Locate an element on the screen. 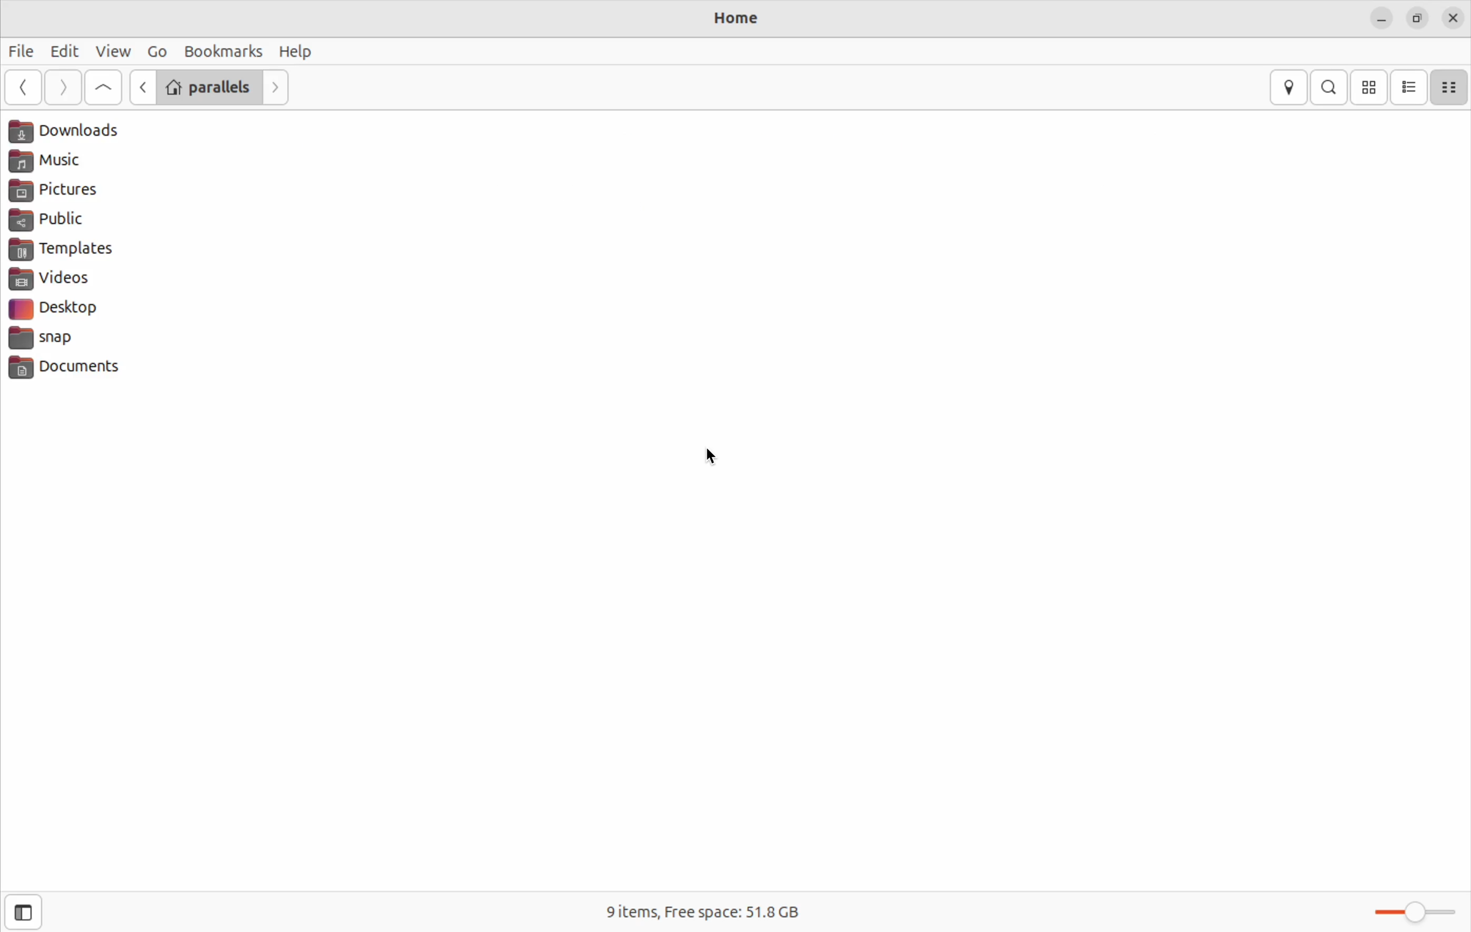  Go next is located at coordinates (278, 89).